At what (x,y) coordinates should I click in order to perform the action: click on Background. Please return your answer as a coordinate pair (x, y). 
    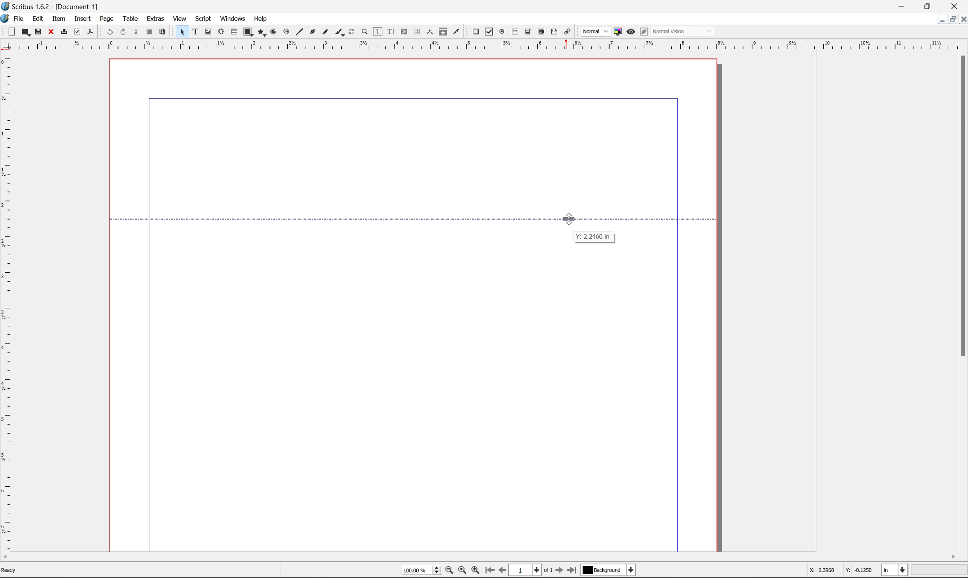
    Looking at the image, I should click on (608, 571).